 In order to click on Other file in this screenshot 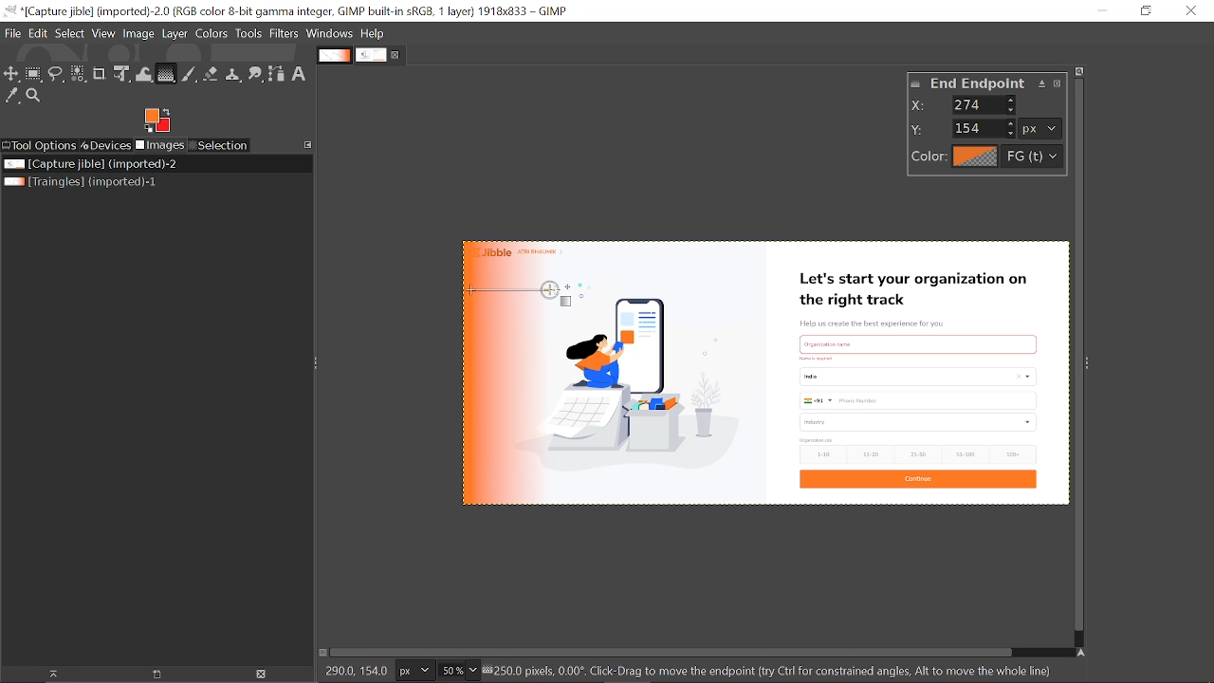, I will do `click(83, 182)`.